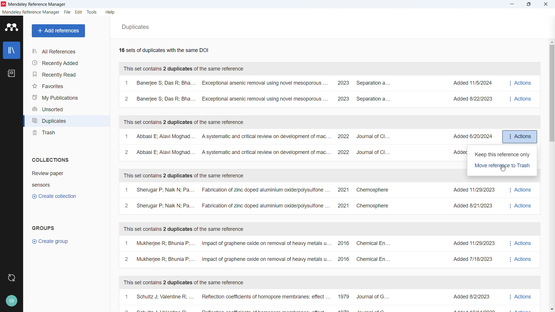 The width and height of the screenshot is (555, 312). I want to click on This set contains 2 duplicates of the same reference, so click(187, 229).